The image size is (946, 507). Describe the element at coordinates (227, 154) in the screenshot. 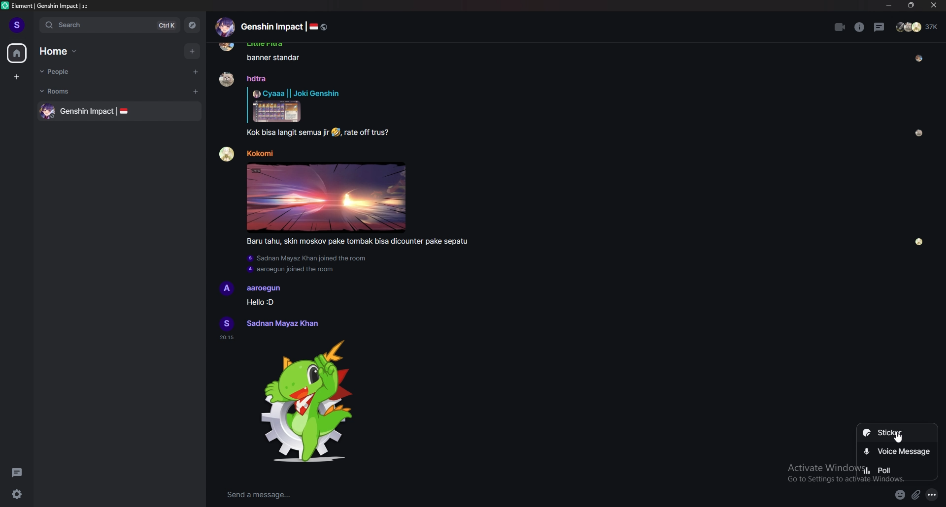

I see `Profile picture` at that location.